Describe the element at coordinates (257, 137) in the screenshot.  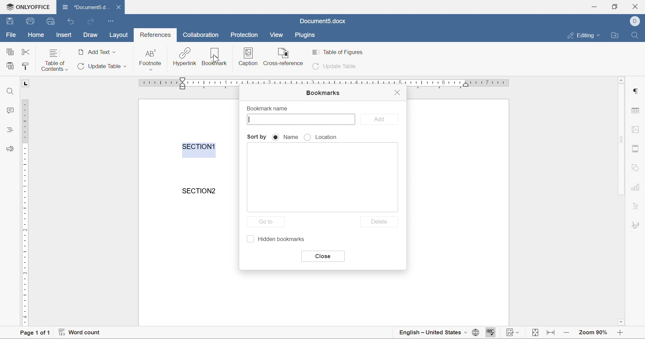
I see `sort by` at that location.